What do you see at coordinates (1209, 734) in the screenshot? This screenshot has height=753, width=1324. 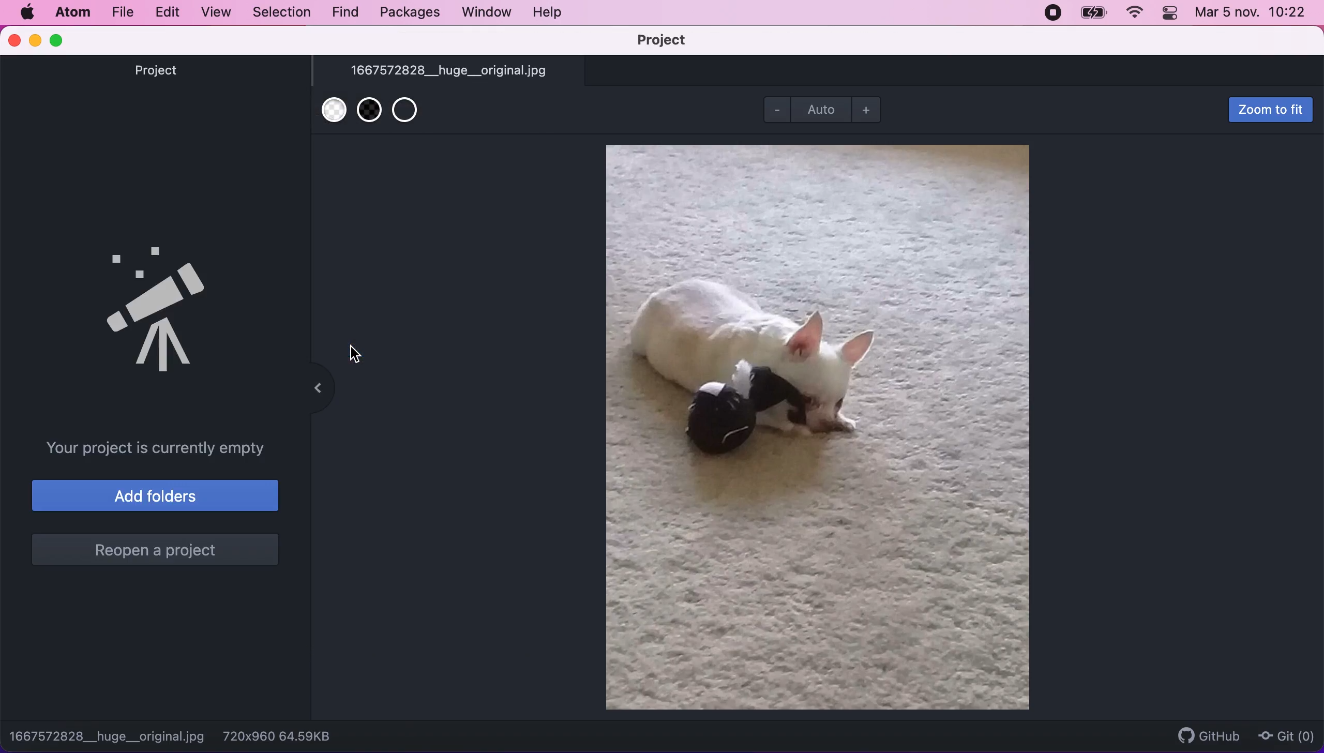 I see `github` at bounding box center [1209, 734].